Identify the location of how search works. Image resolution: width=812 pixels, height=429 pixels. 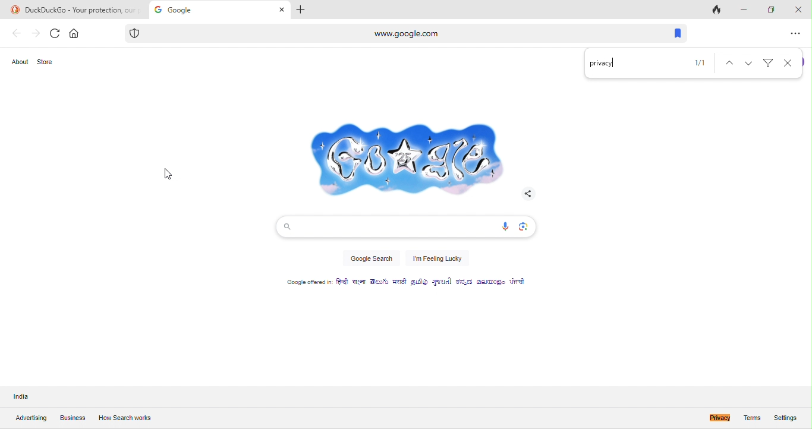
(124, 417).